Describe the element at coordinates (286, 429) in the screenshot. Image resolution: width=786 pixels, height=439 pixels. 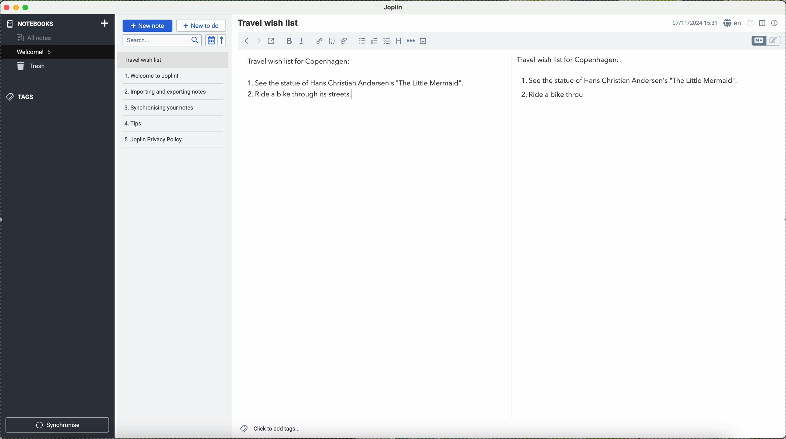
I see `click to add tags` at that location.